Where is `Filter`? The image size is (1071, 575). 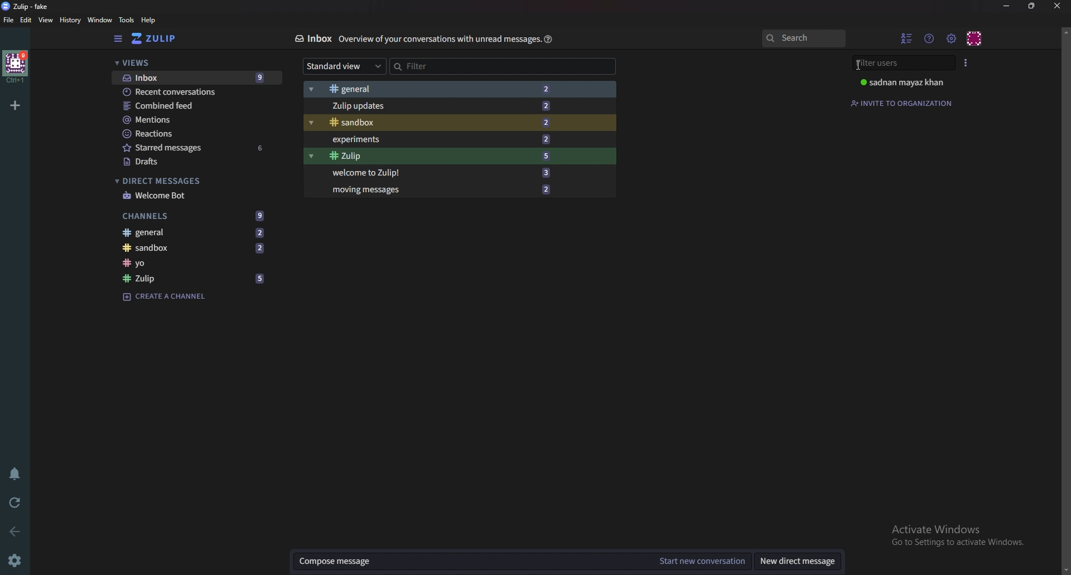
Filter is located at coordinates (437, 66).